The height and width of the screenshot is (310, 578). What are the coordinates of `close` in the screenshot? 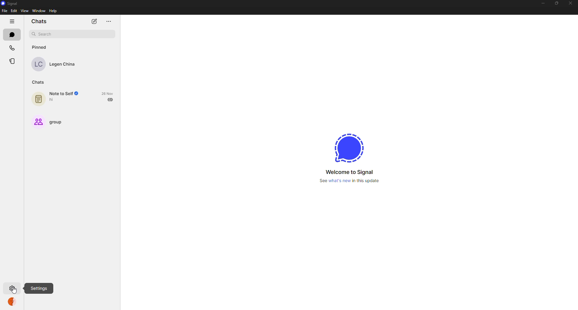 It's located at (571, 4).